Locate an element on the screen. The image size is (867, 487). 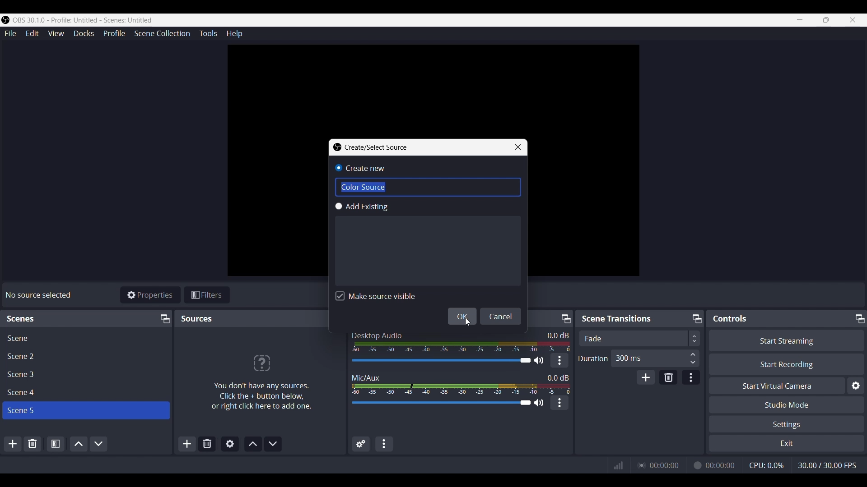
Create new is located at coordinates (364, 169).